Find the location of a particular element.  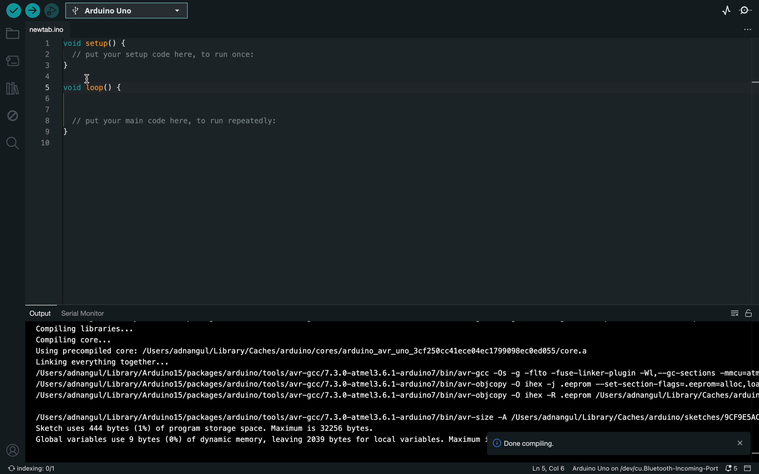

clear is located at coordinates (737, 313).